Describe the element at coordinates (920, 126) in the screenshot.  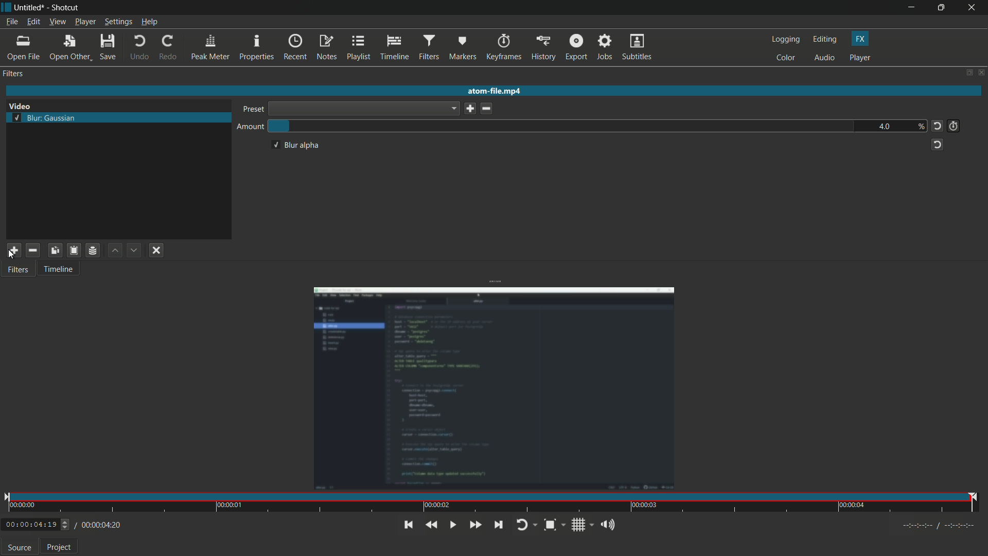
I see `%` at that location.